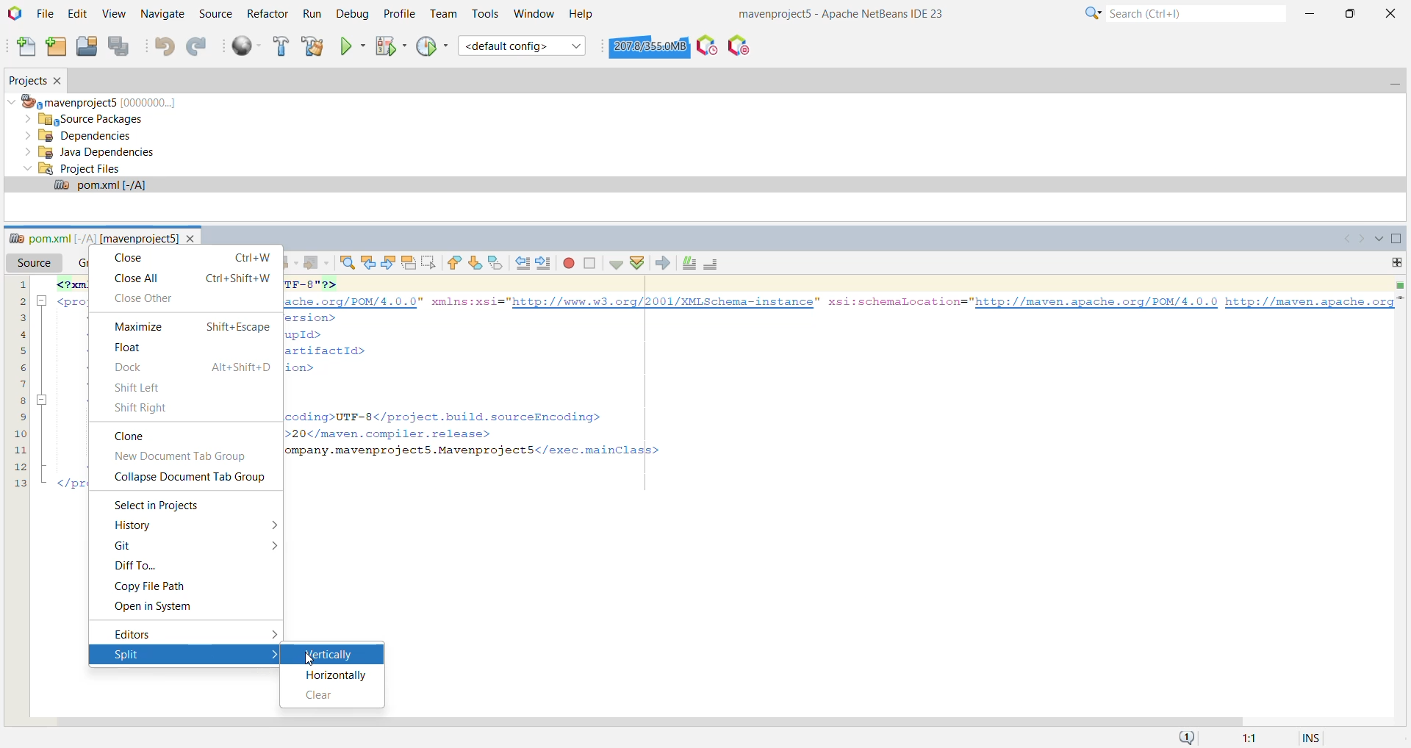 The width and height of the screenshot is (1411, 748). What do you see at coordinates (18, 483) in the screenshot?
I see `13` at bounding box center [18, 483].